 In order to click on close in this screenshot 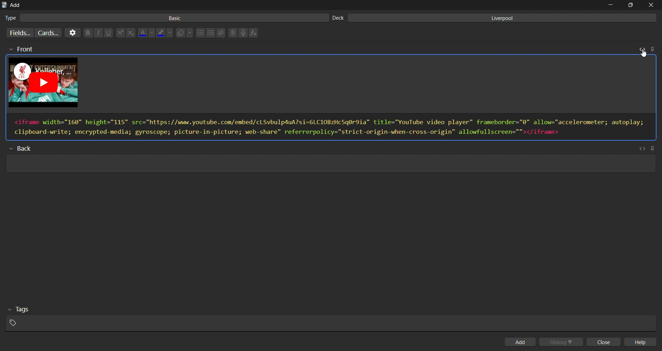, I will do `click(605, 342)`.